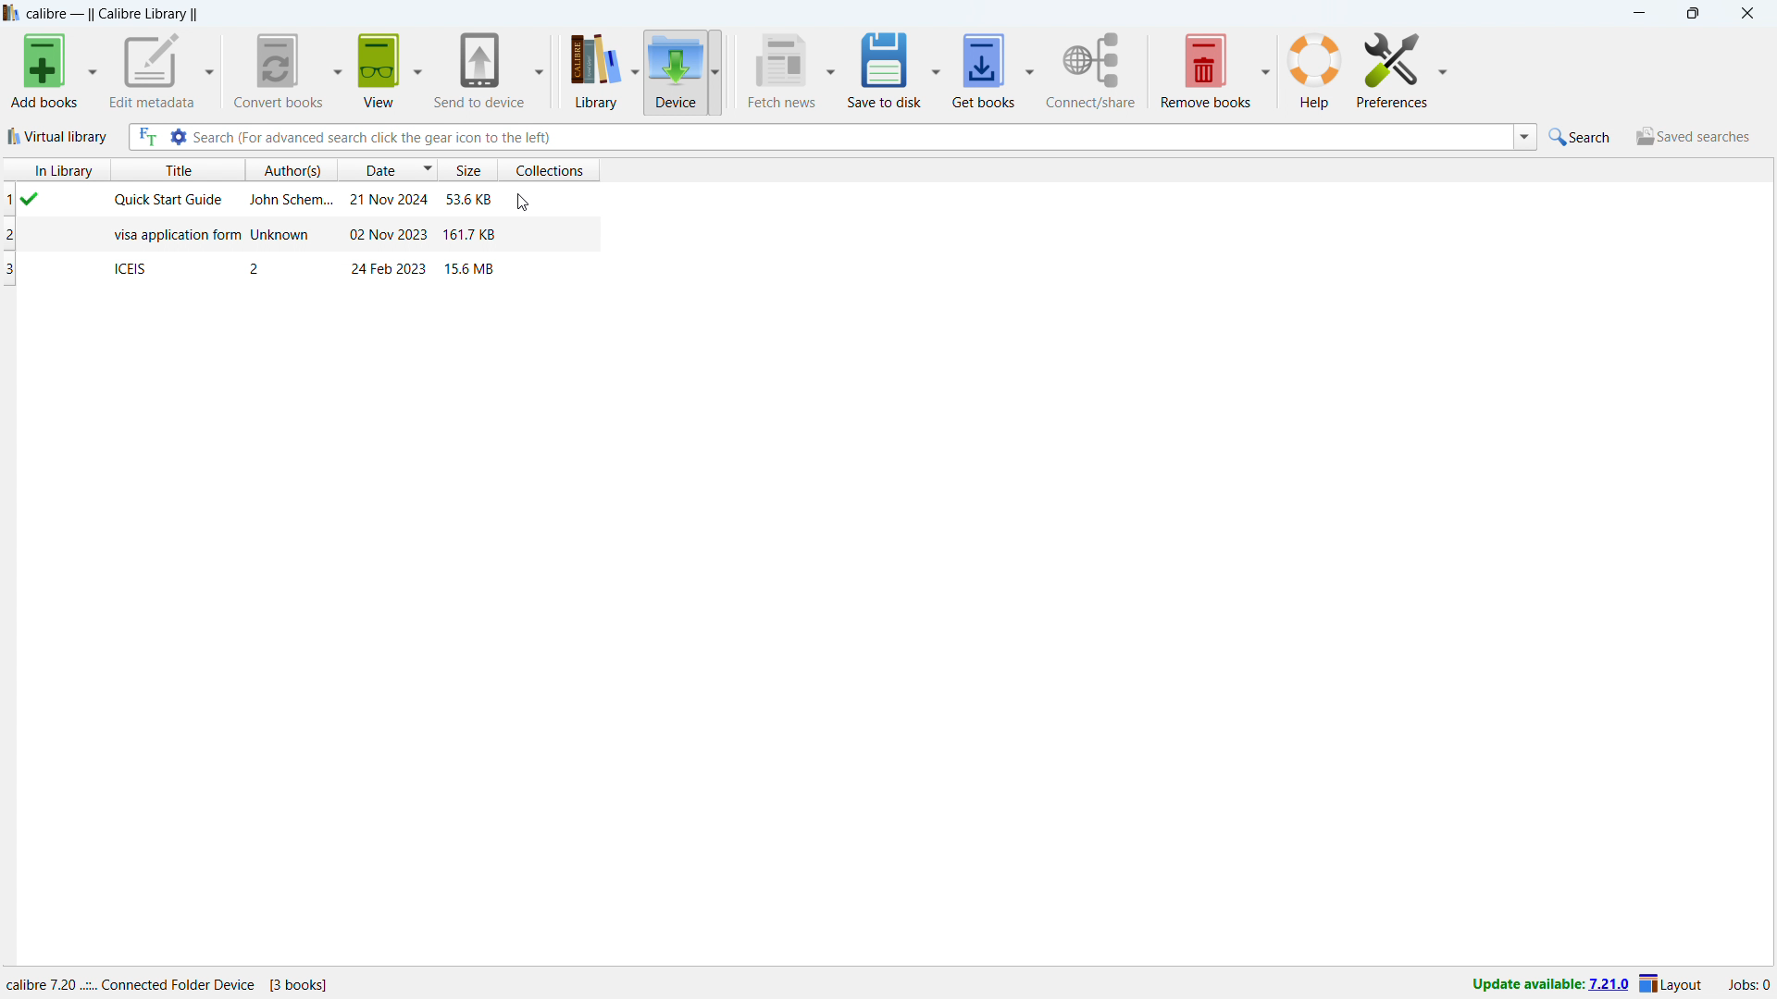  Describe the element at coordinates (1692, 136) in the screenshot. I see `saved searches` at that location.